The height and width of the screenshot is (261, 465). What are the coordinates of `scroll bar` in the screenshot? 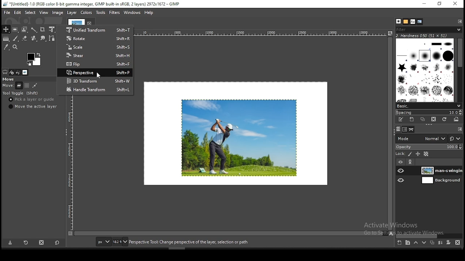 It's located at (460, 70).